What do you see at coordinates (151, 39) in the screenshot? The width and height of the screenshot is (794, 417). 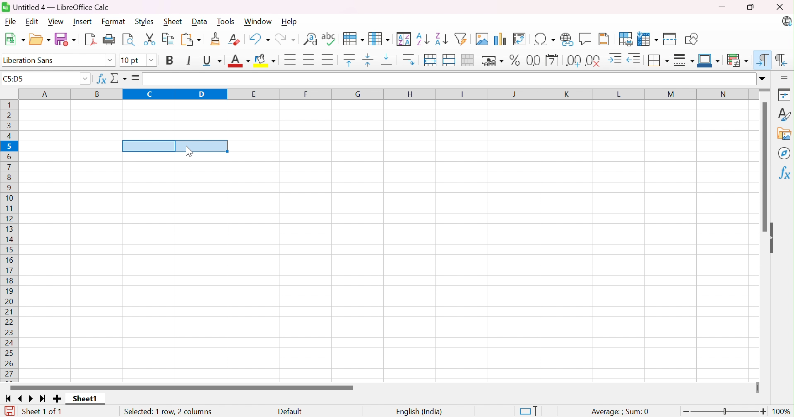 I see `Cut` at bounding box center [151, 39].